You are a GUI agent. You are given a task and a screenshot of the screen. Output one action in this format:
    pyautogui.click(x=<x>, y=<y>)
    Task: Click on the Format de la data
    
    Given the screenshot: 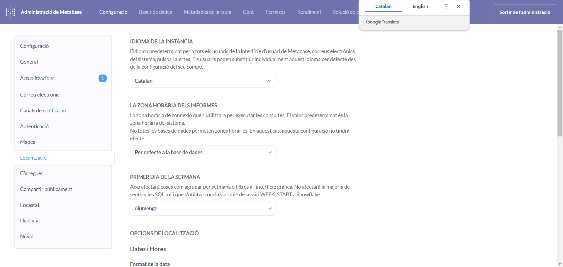 What is the action you would take?
    pyautogui.click(x=150, y=263)
    